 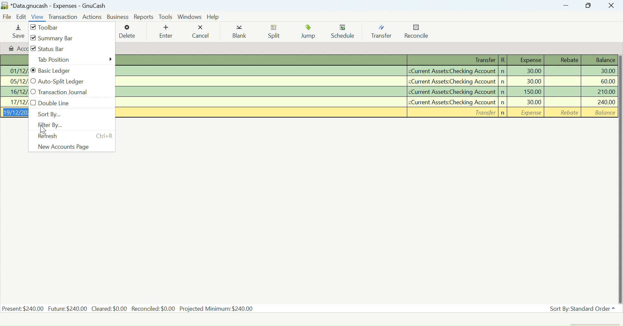 I want to click on Restore Down, so click(x=566, y=5).